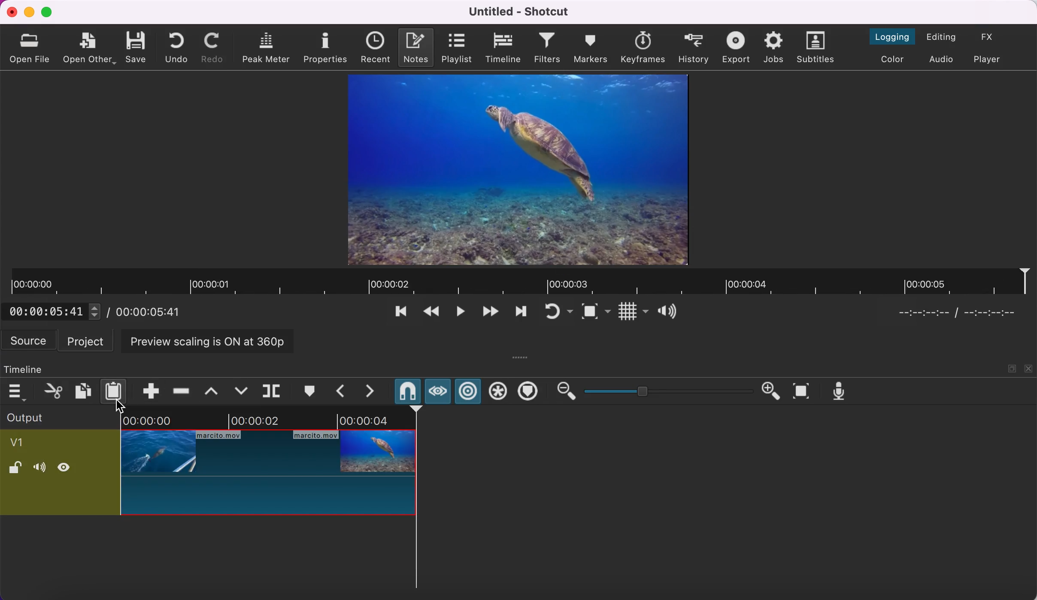 The width and height of the screenshot is (1037, 600). Describe the element at coordinates (1012, 368) in the screenshot. I see `maximize` at that location.